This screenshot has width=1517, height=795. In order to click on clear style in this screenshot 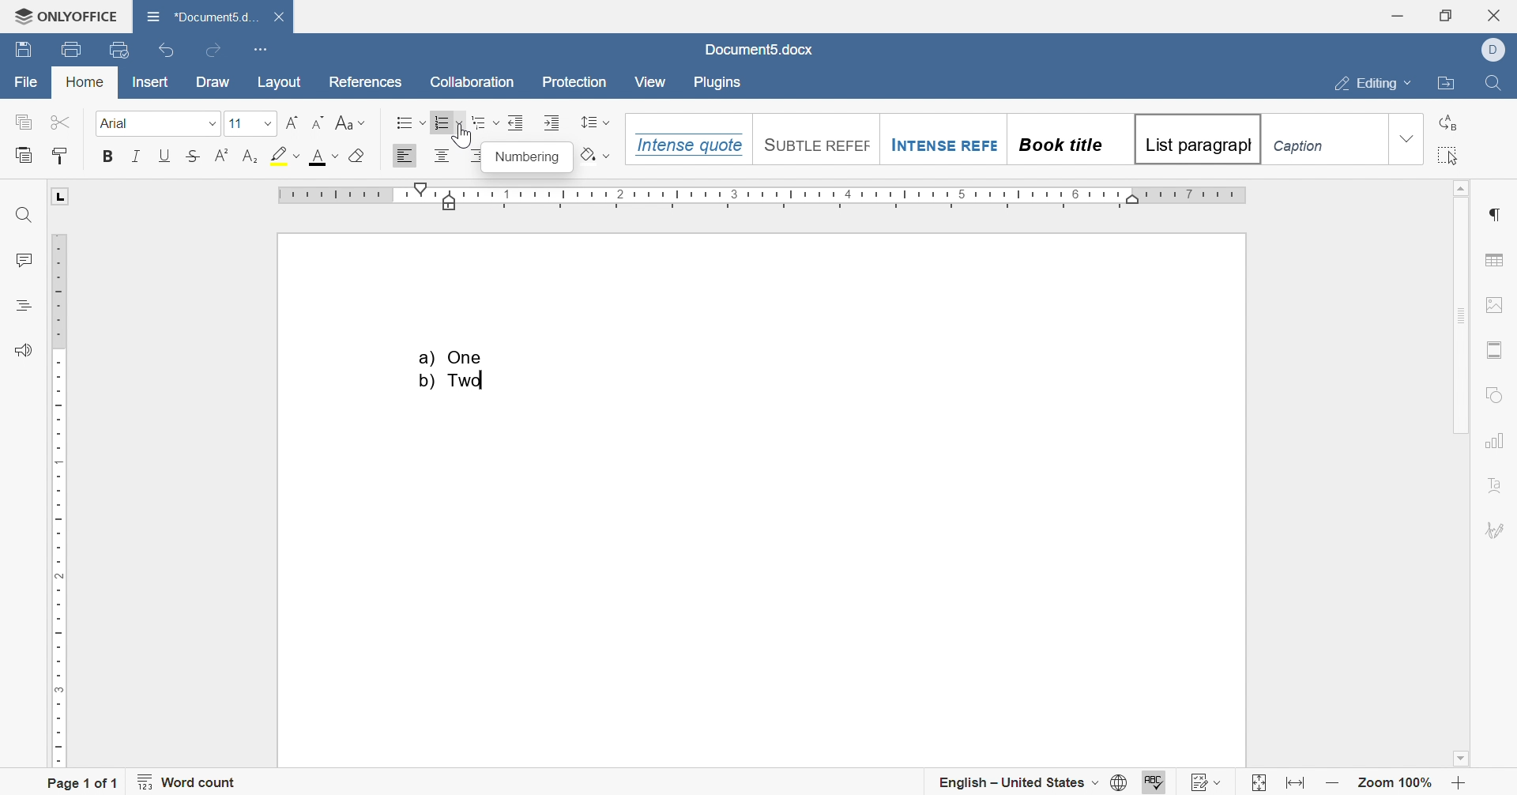, I will do `click(359, 156)`.